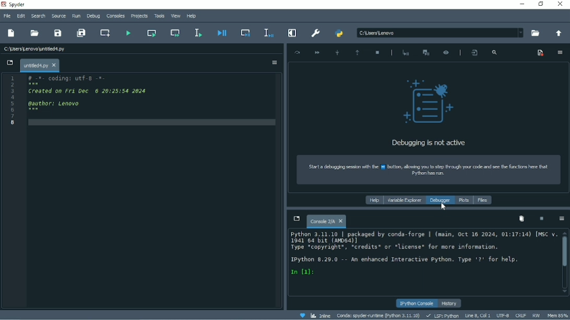 The image size is (570, 320). I want to click on Inspect execution, so click(447, 53).